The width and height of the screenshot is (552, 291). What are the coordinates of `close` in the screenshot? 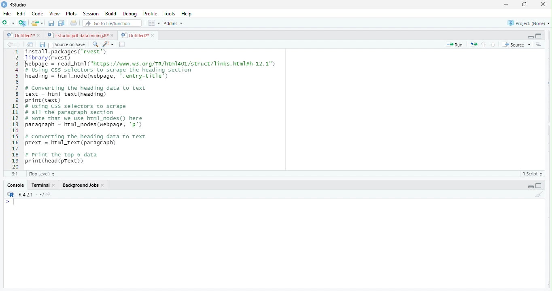 It's located at (55, 186).